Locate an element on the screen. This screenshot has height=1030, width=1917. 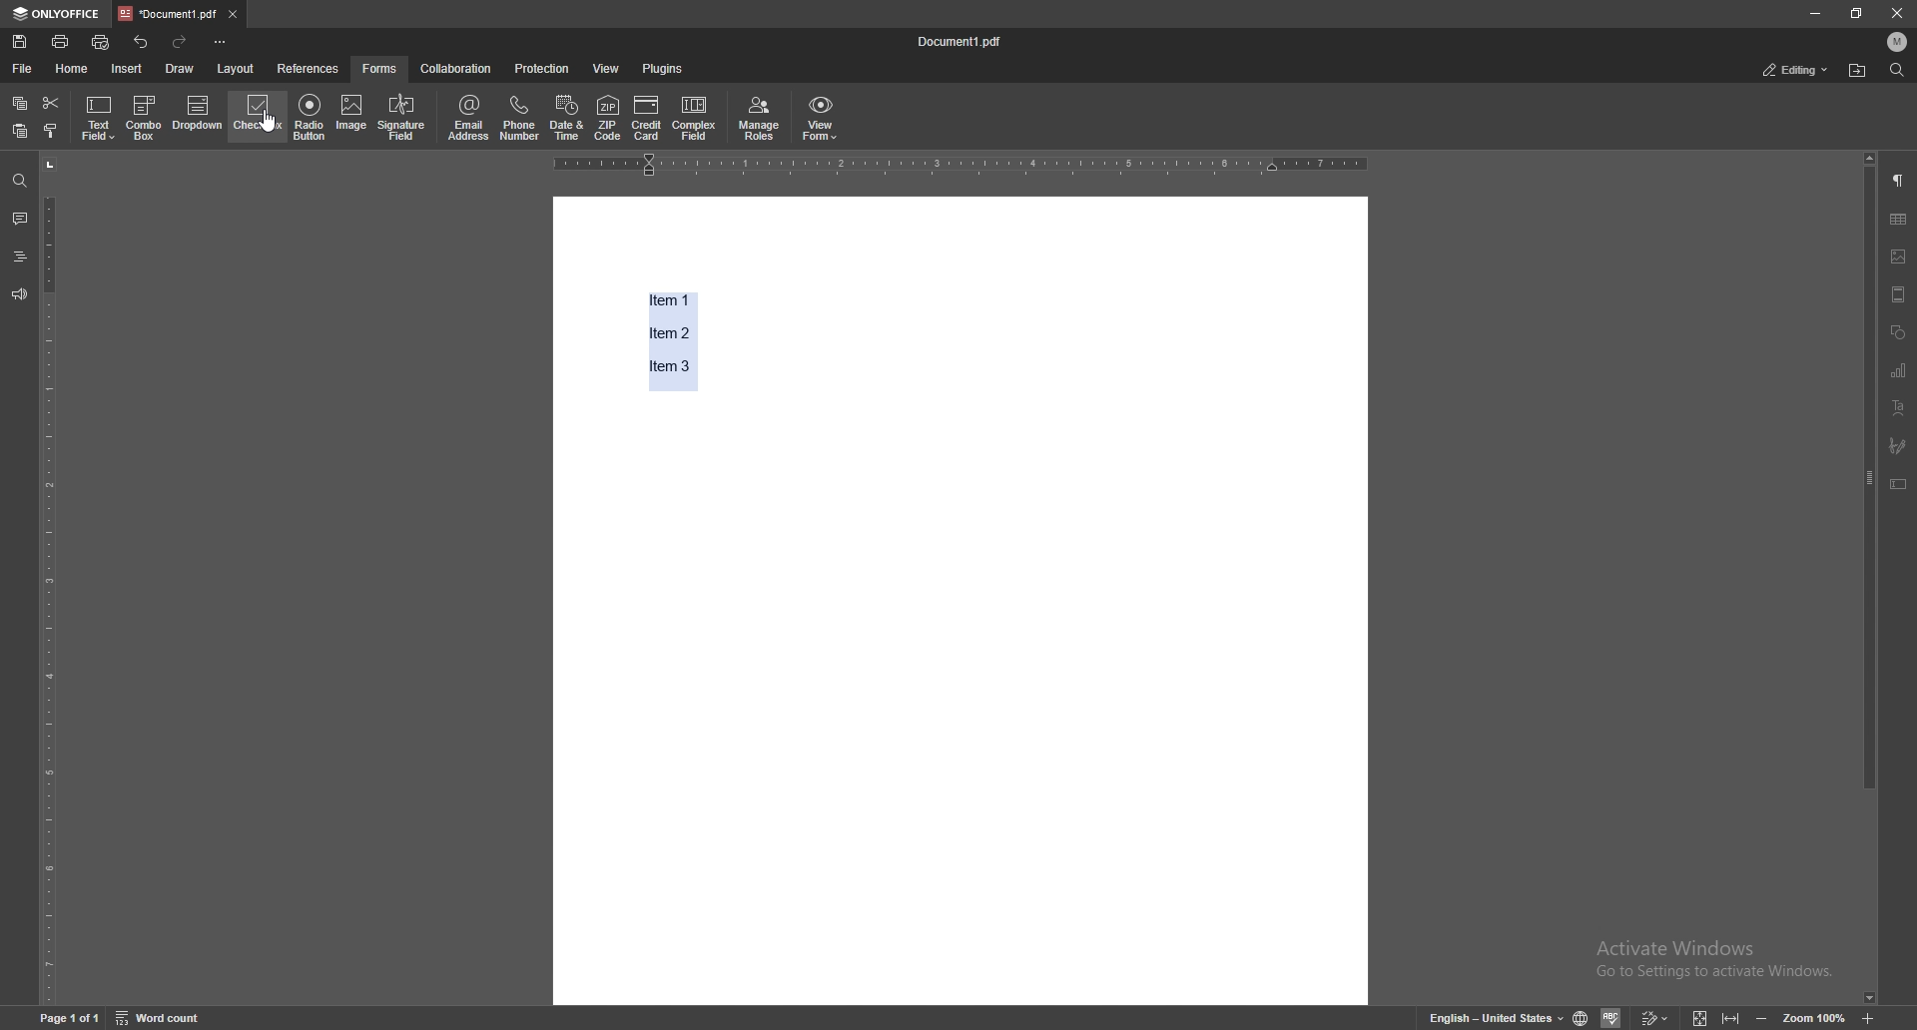
onlyoffice is located at coordinates (59, 13).